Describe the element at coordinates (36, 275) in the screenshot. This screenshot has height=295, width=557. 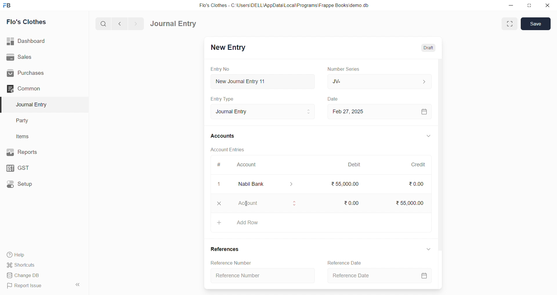
I see `Change DB` at that location.